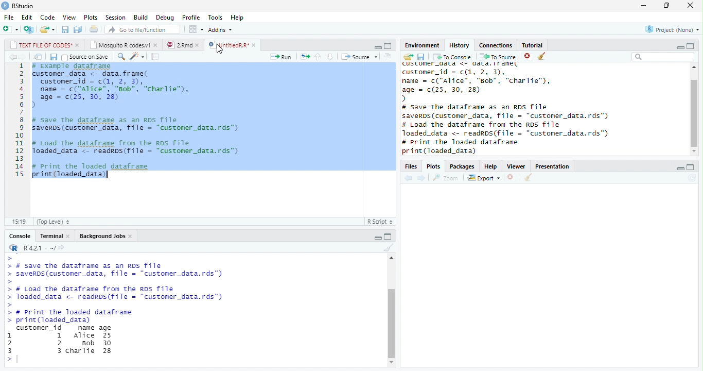  What do you see at coordinates (381, 221) in the screenshot?
I see `R Script` at bounding box center [381, 221].